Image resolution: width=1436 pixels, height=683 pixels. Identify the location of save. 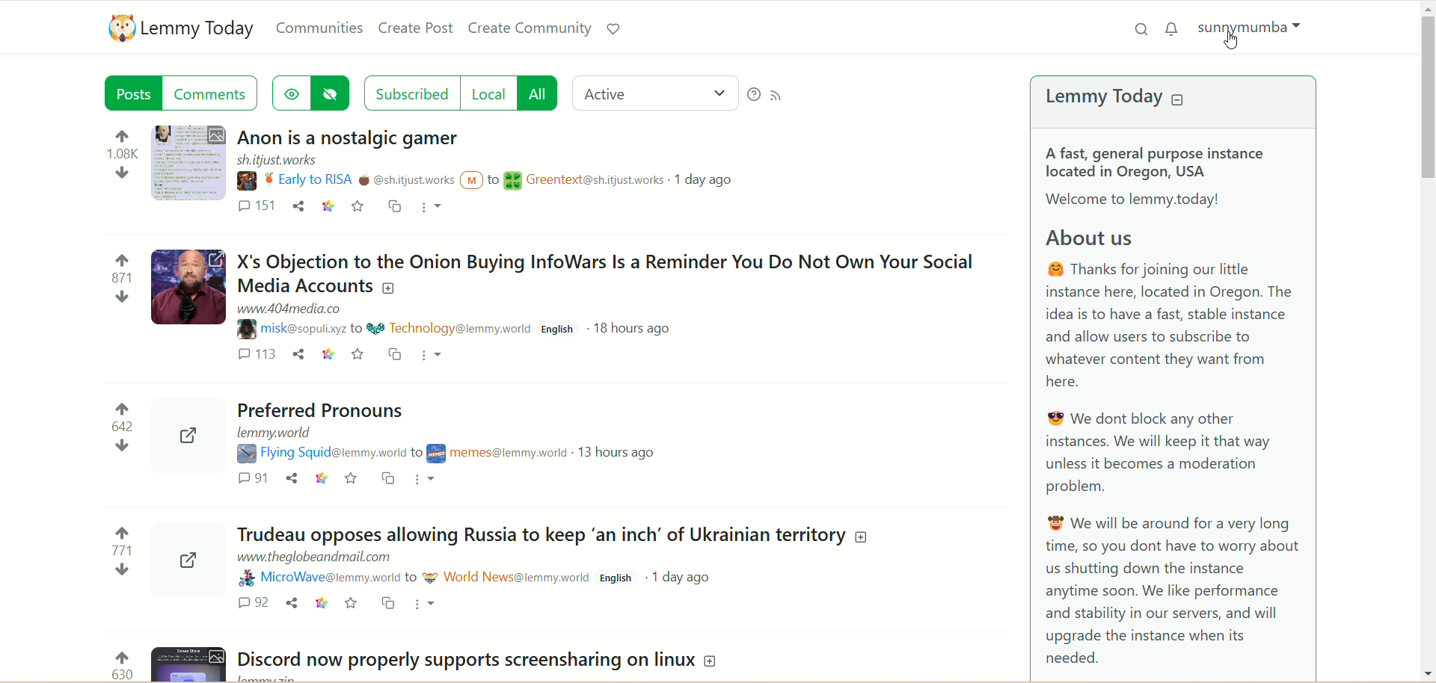
(358, 206).